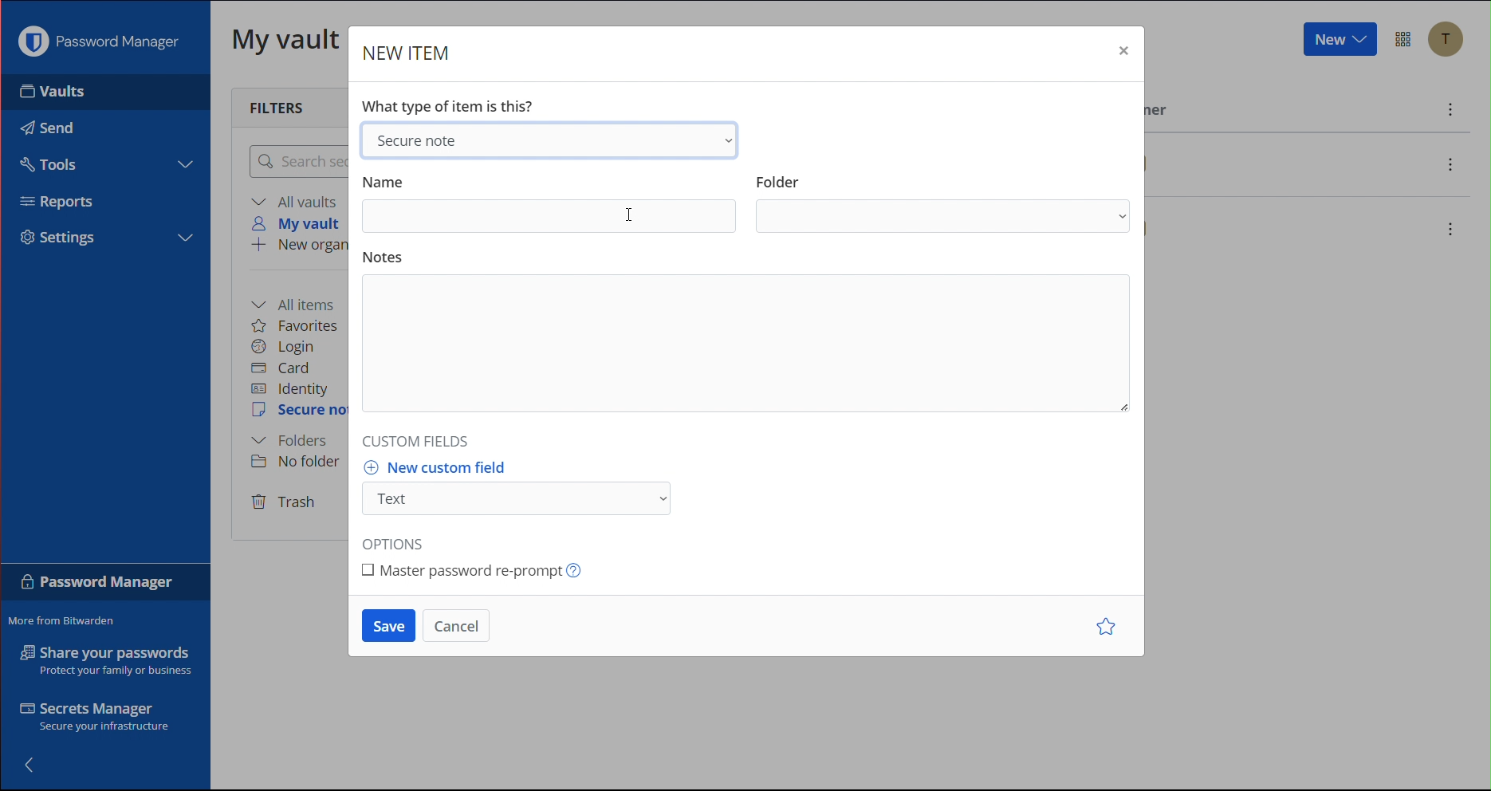 The image size is (1491, 791). Describe the element at coordinates (287, 347) in the screenshot. I see `Login` at that location.